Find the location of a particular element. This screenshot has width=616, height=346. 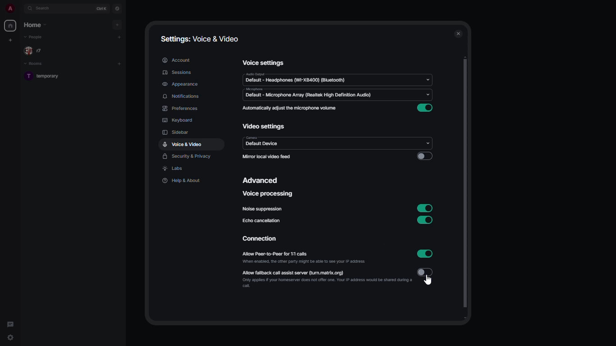

drop down is located at coordinates (428, 142).